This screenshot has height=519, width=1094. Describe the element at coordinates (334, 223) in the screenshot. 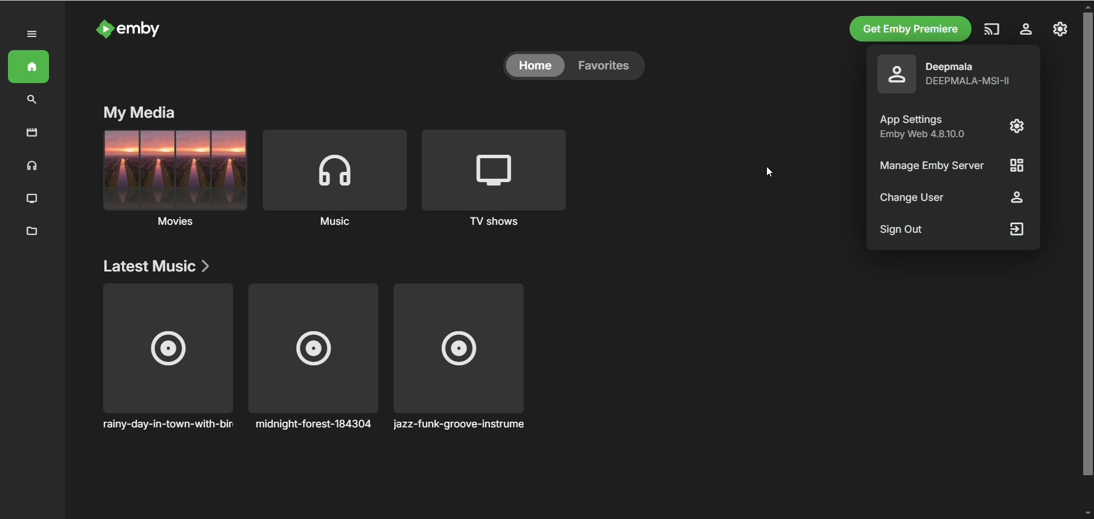

I see `Music` at that location.